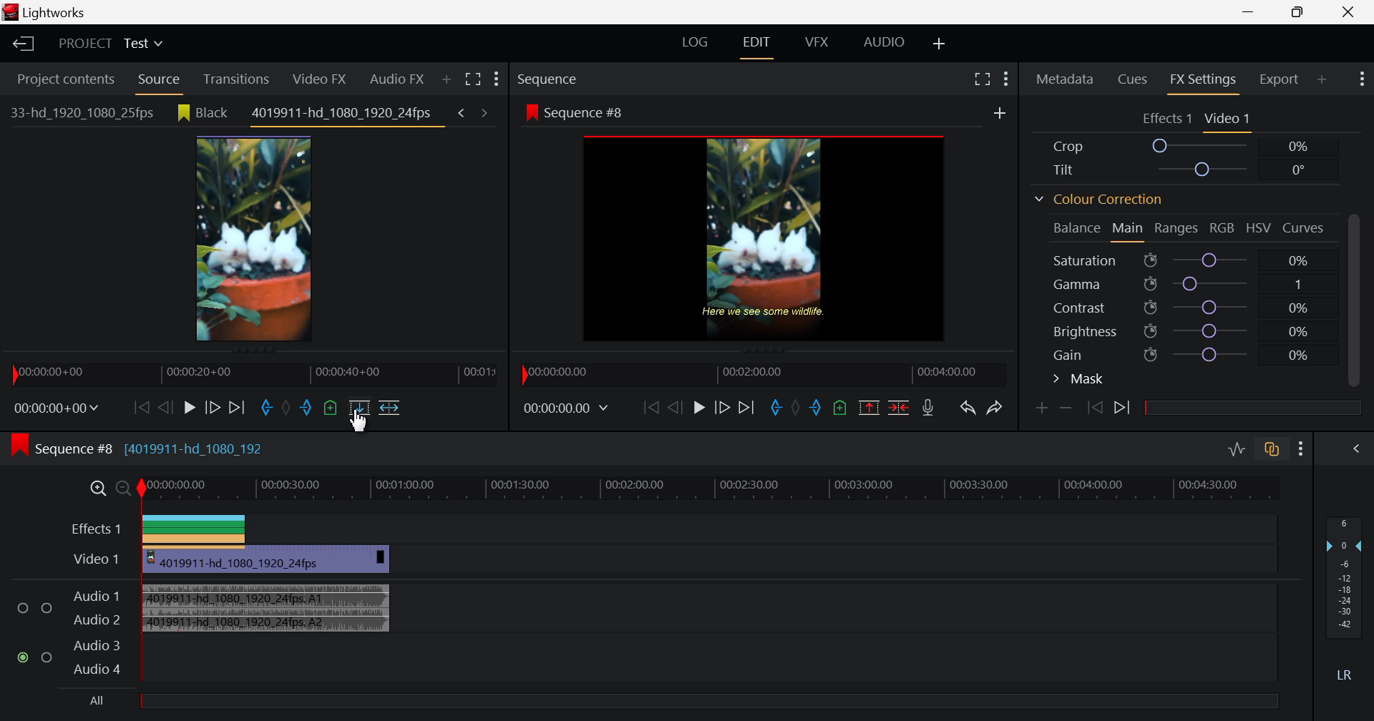 The image size is (1374, 721). I want to click on Minimize, so click(1298, 12).